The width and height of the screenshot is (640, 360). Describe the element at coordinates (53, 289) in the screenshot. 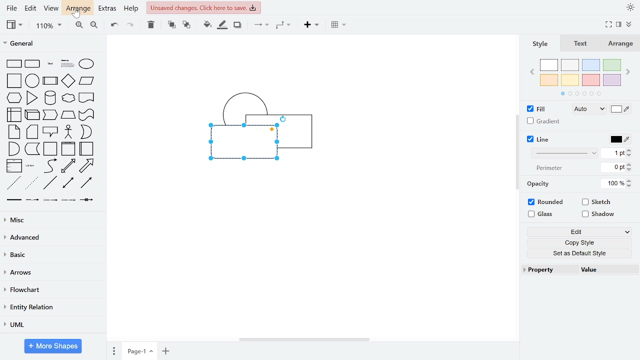

I see `flowchart` at that location.